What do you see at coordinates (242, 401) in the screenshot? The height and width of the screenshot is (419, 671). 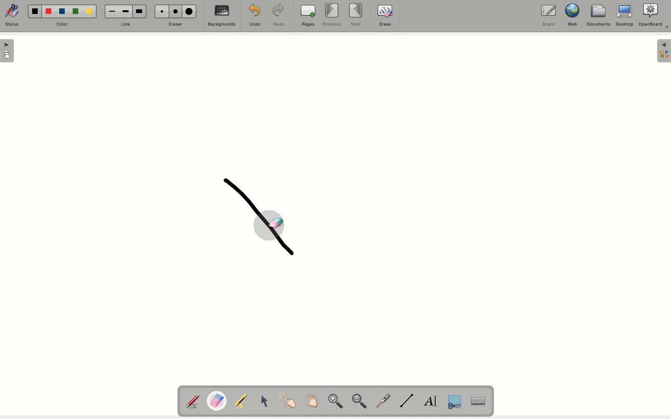 I see `Highlighter` at bounding box center [242, 401].